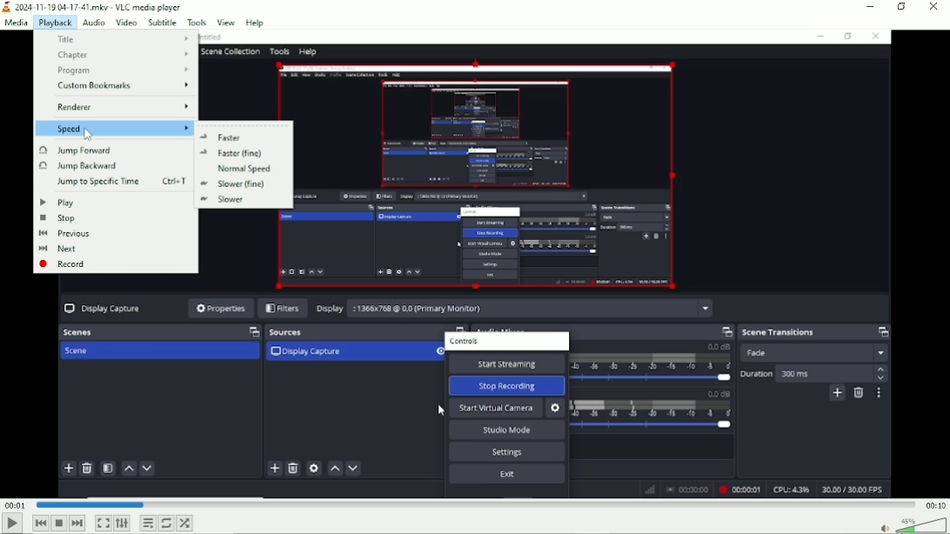 Image resolution: width=950 pixels, height=534 pixels. I want to click on Play duration, so click(473, 505).